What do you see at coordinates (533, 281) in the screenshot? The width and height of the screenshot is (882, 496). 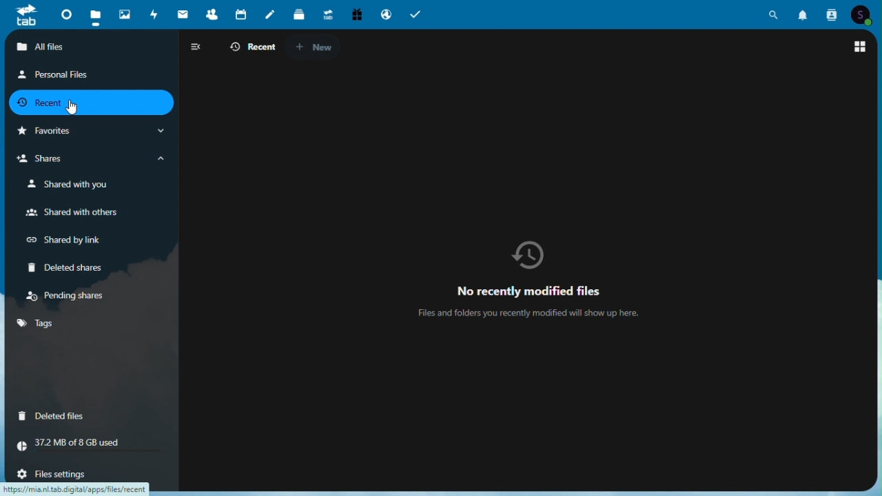 I see `Default background text new` at bounding box center [533, 281].